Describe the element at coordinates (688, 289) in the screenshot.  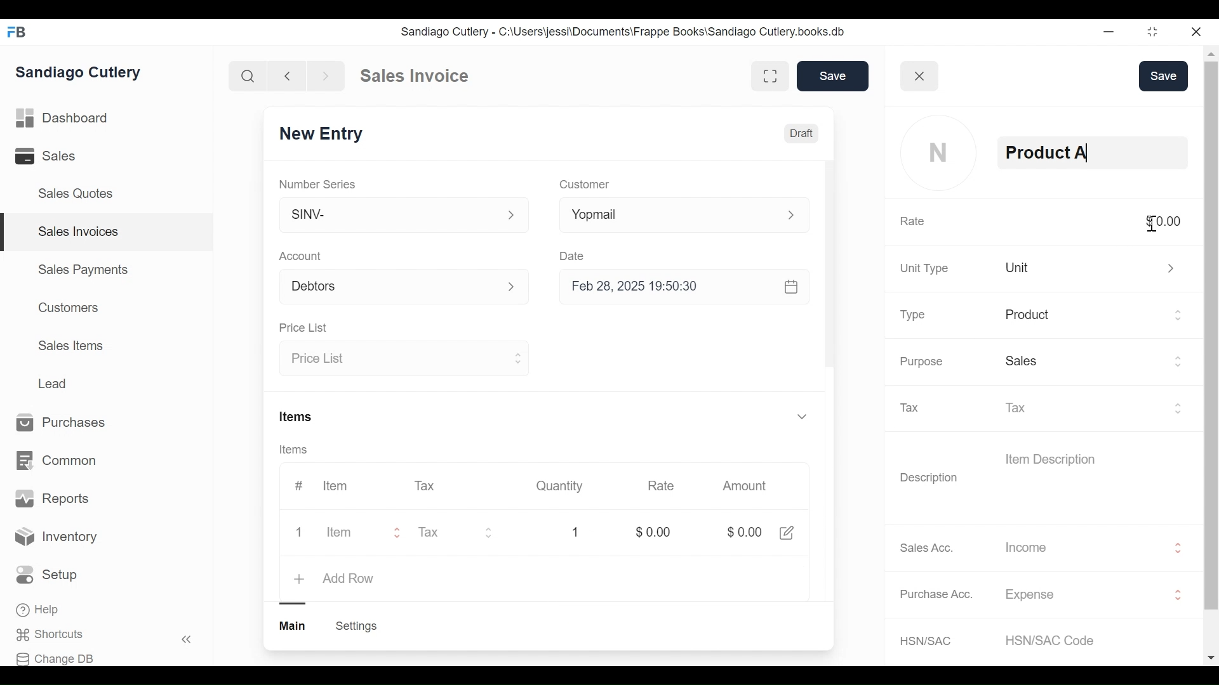
I see `Feb 28, 2025 19:50:30 &` at that location.